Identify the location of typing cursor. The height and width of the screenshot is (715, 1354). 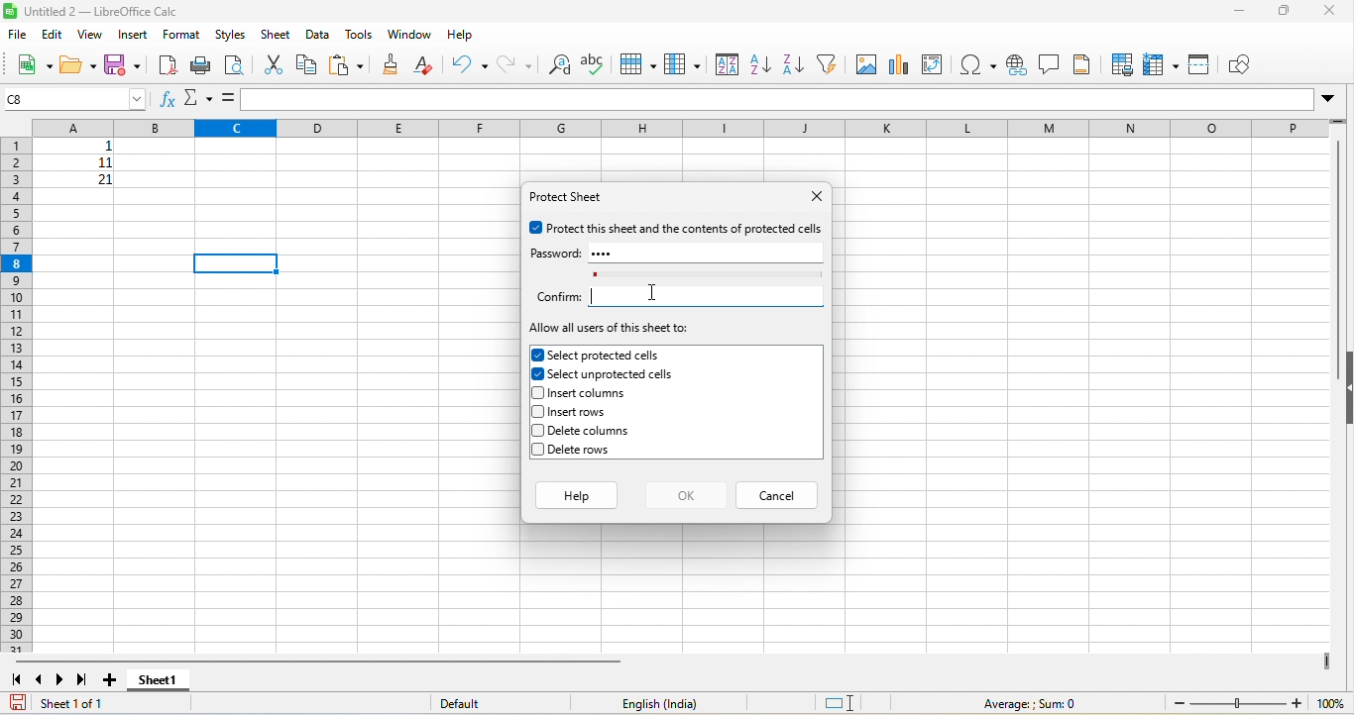
(598, 299).